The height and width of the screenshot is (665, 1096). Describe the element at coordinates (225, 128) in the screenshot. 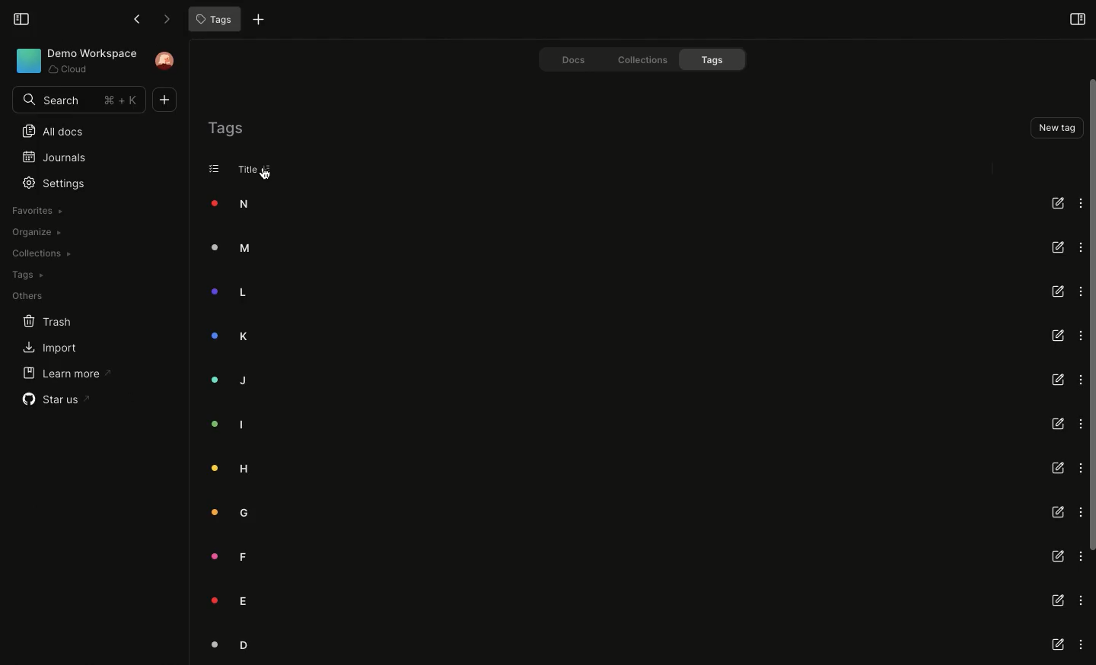

I see `Tags` at that location.